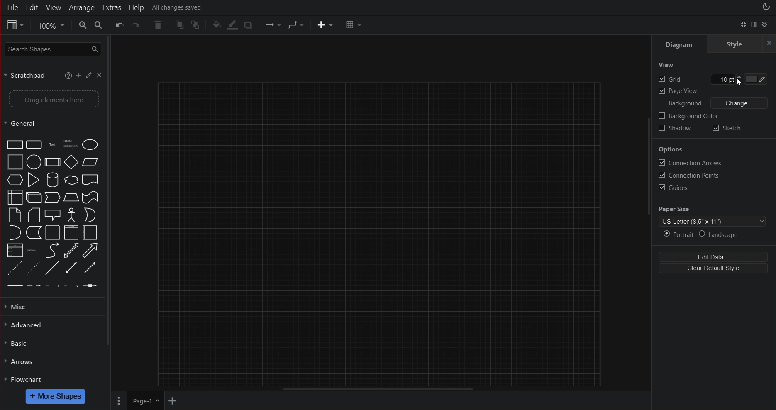 The image size is (776, 410). I want to click on box, so click(12, 142).